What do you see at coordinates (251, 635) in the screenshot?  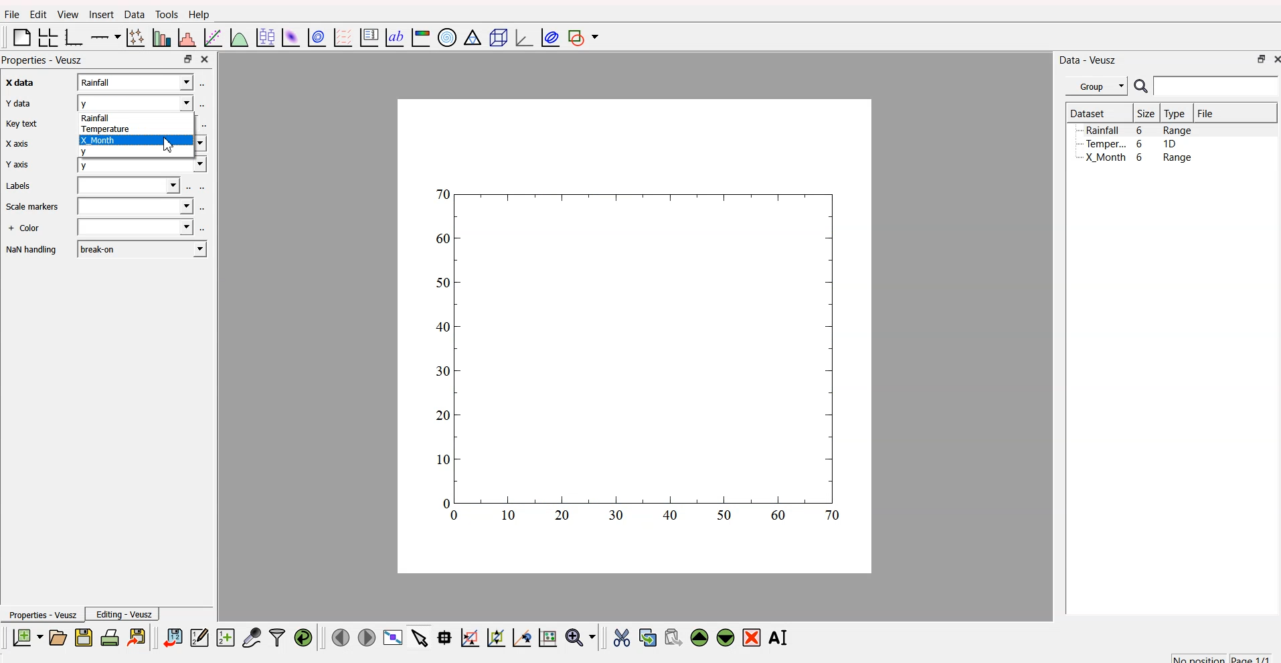 I see `capture a dataset` at bounding box center [251, 635].